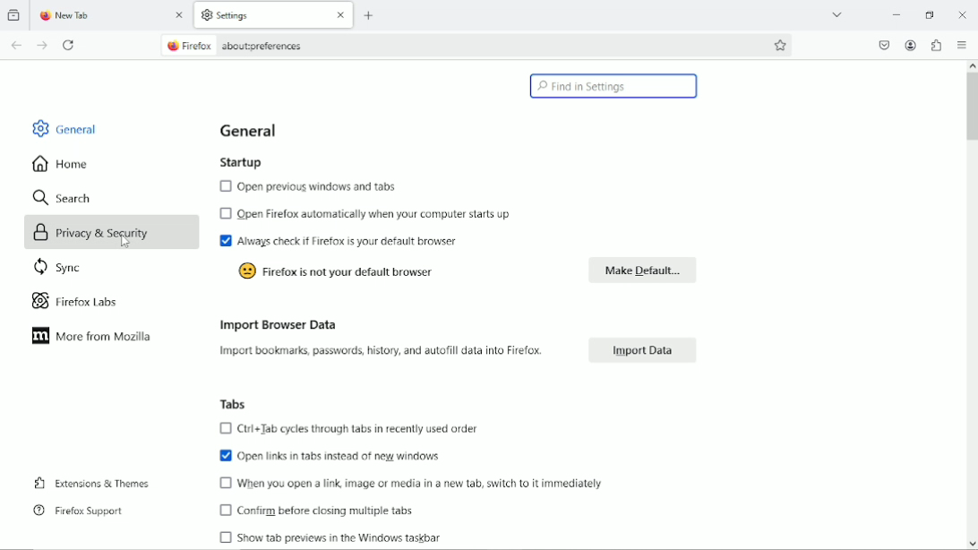 The image size is (978, 550). What do you see at coordinates (331, 511) in the screenshot?
I see `confirm before closing multiple tabs` at bounding box center [331, 511].